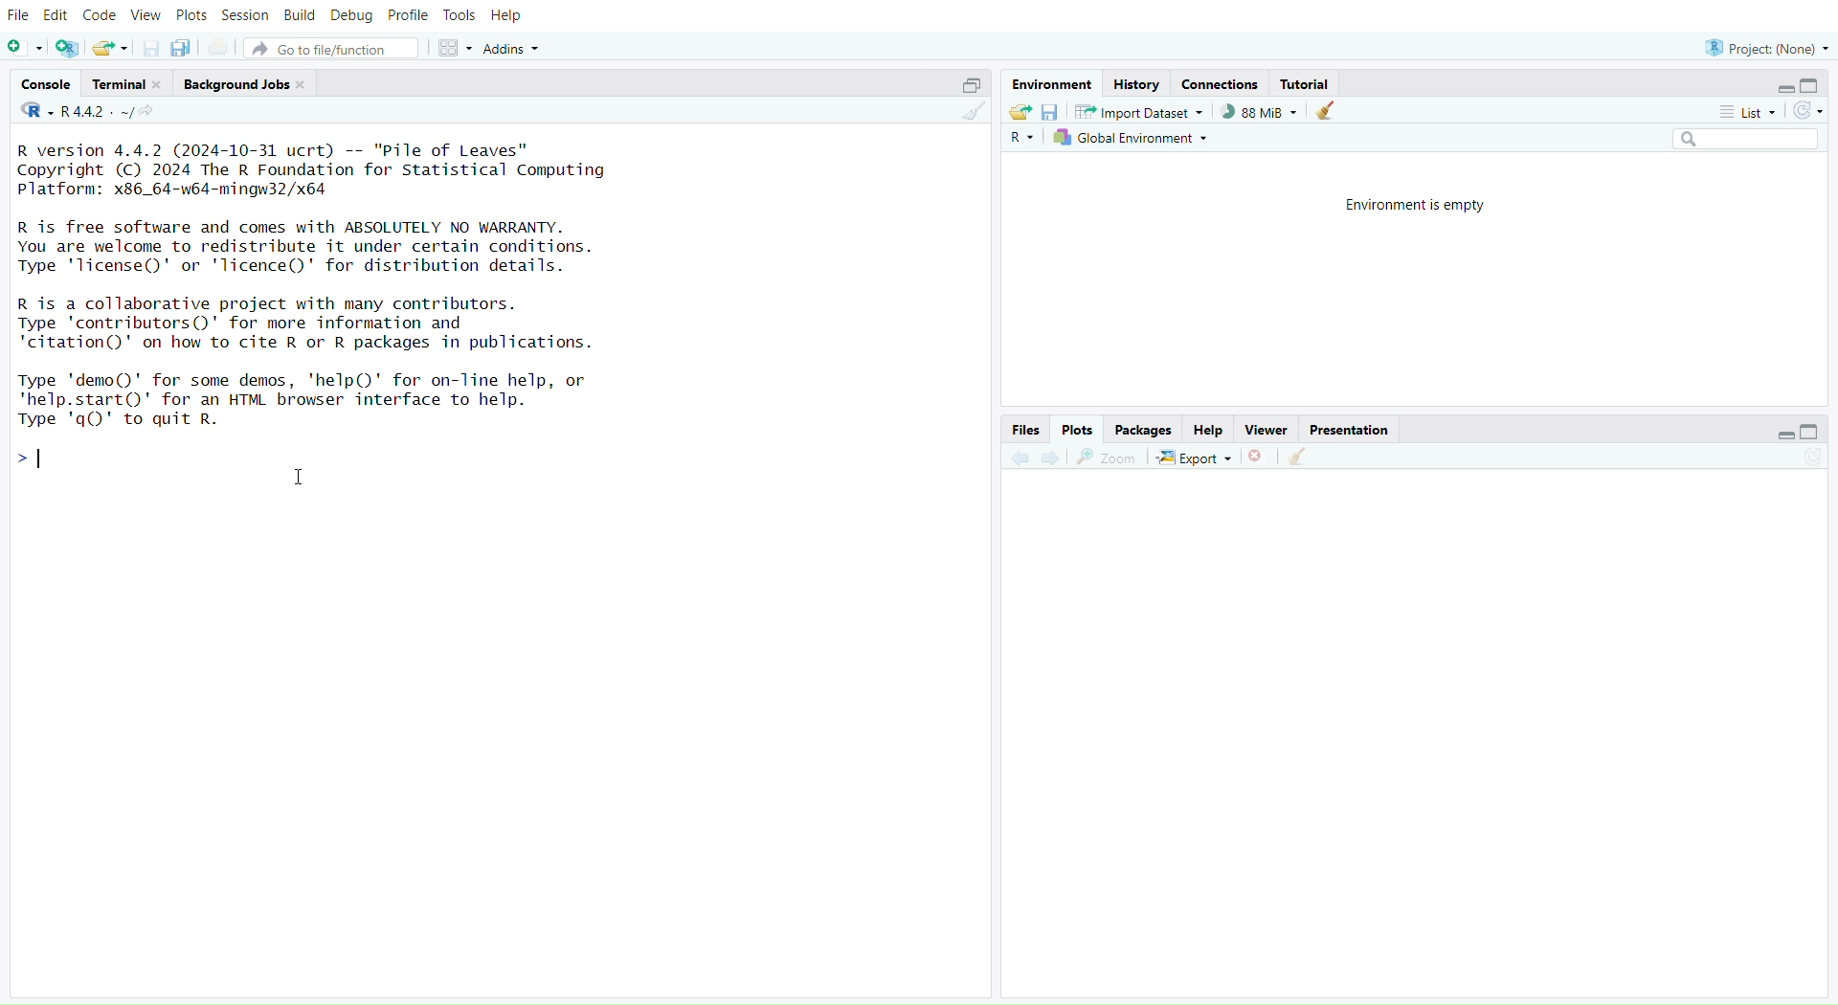 This screenshot has width=1838, height=1005. I want to click on expand, so click(1782, 435).